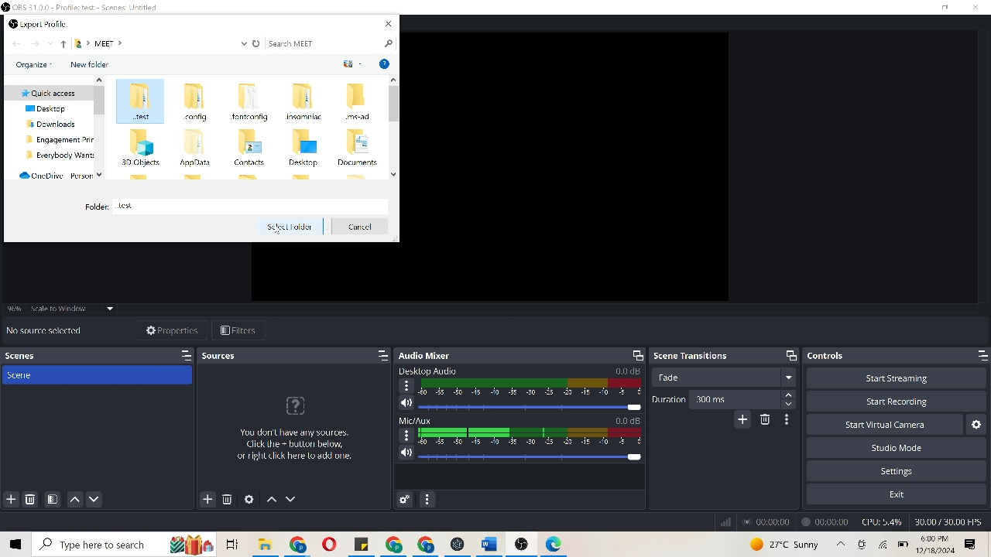  Describe the element at coordinates (139, 148) in the screenshot. I see `3D object` at that location.